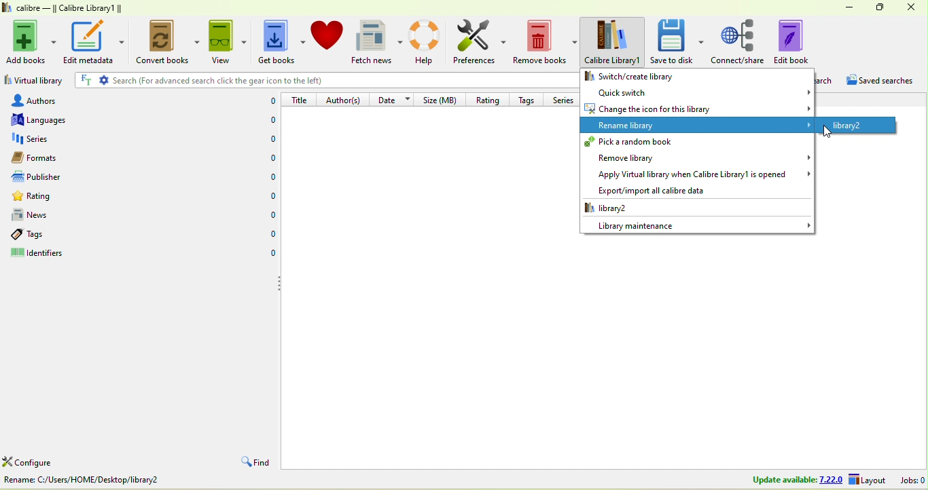  What do you see at coordinates (637, 208) in the screenshot?
I see `librery 2` at bounding box center [637, 208].